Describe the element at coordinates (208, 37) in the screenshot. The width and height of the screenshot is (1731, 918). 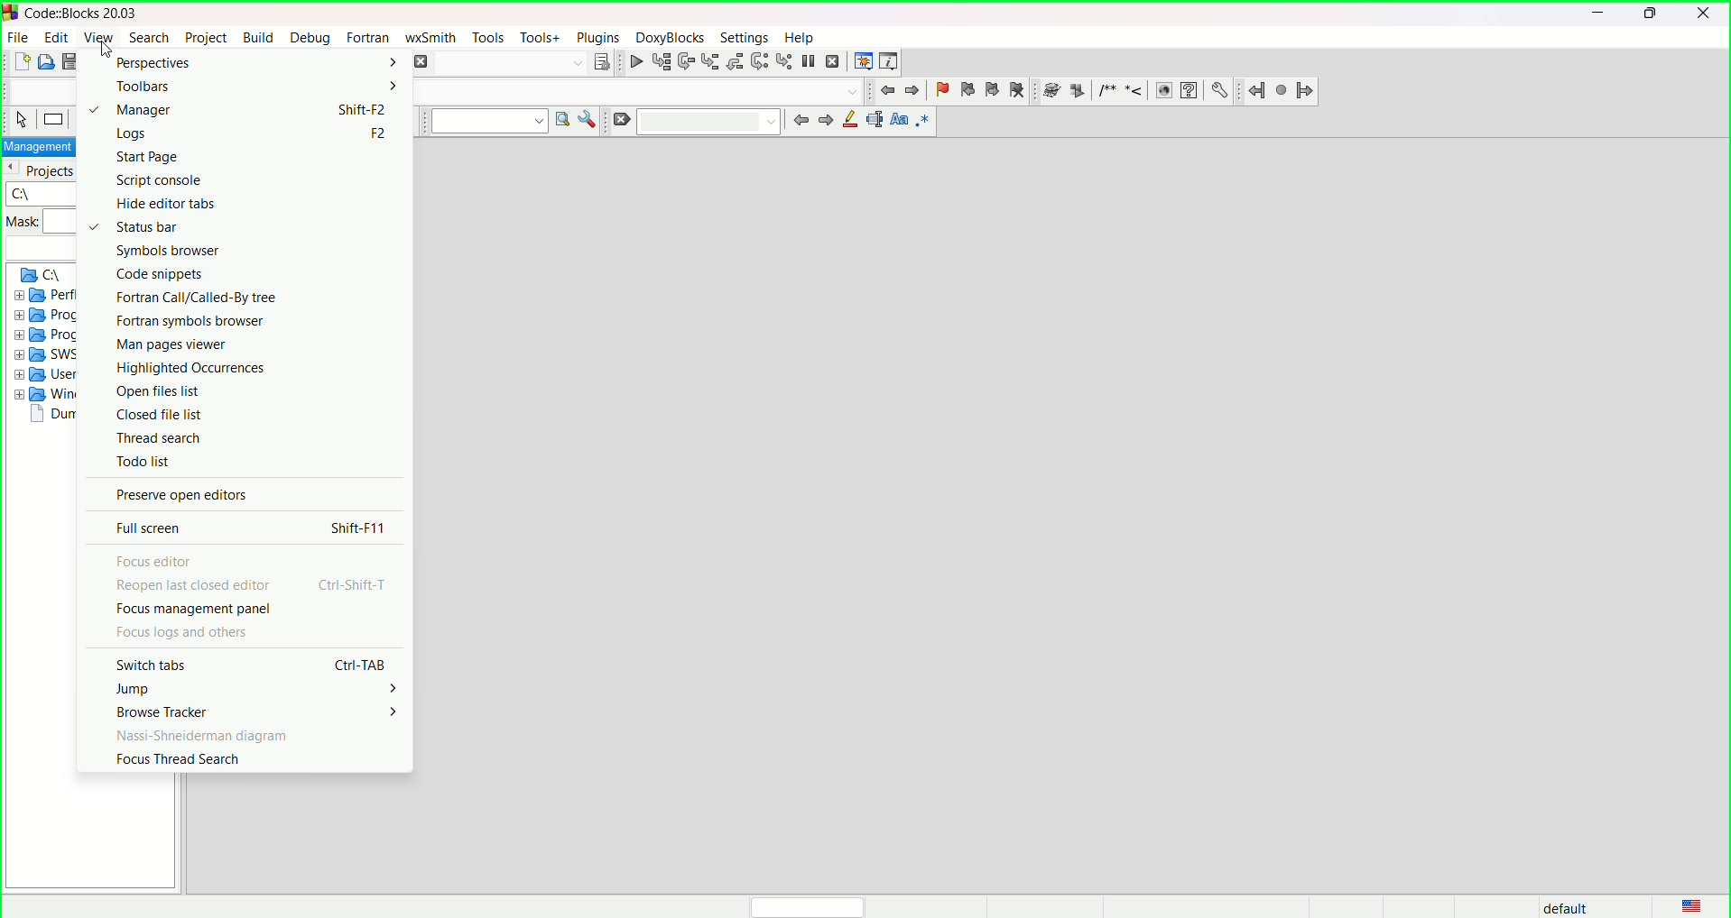
I see `project` at that location.